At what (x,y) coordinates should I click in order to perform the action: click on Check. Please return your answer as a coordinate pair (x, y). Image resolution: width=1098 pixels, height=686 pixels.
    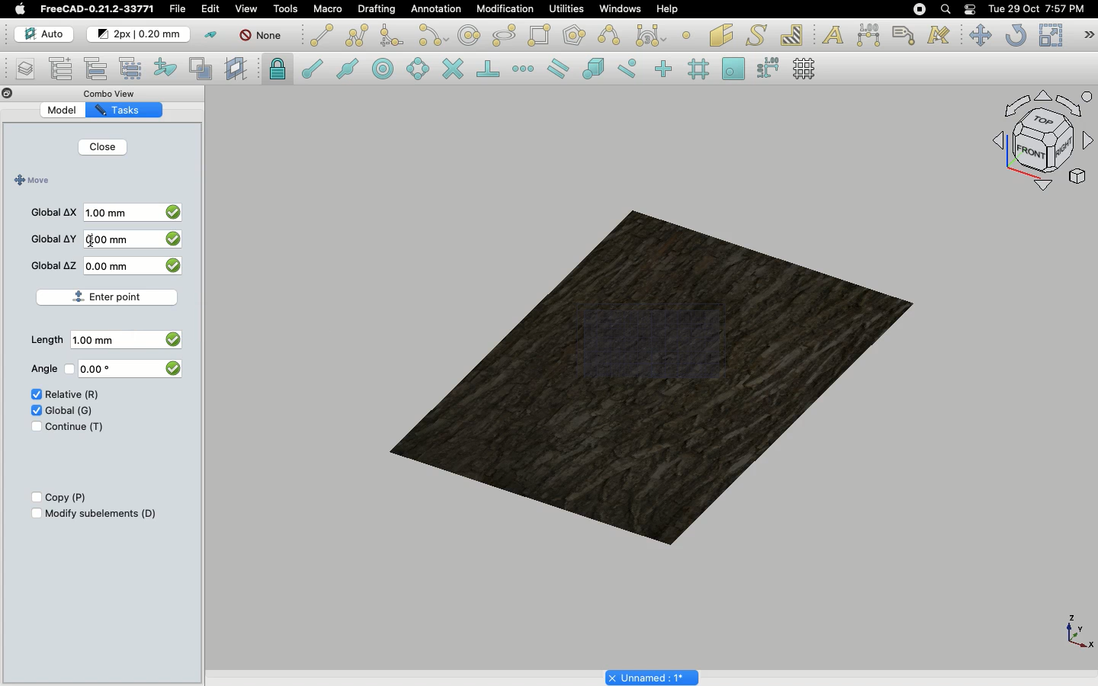
    Looking at the image, I should click on (35, 409).